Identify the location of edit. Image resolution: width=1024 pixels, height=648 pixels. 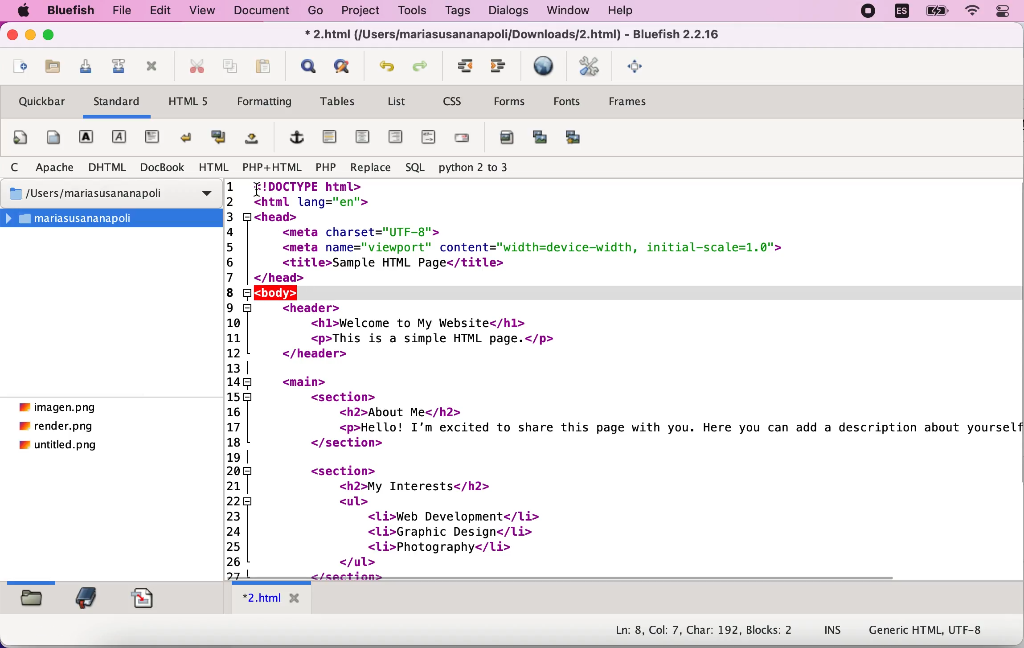
(162, 10).